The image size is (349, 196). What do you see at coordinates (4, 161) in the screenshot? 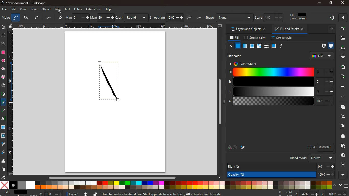
I see `wave` at bounding box center [4, 161].